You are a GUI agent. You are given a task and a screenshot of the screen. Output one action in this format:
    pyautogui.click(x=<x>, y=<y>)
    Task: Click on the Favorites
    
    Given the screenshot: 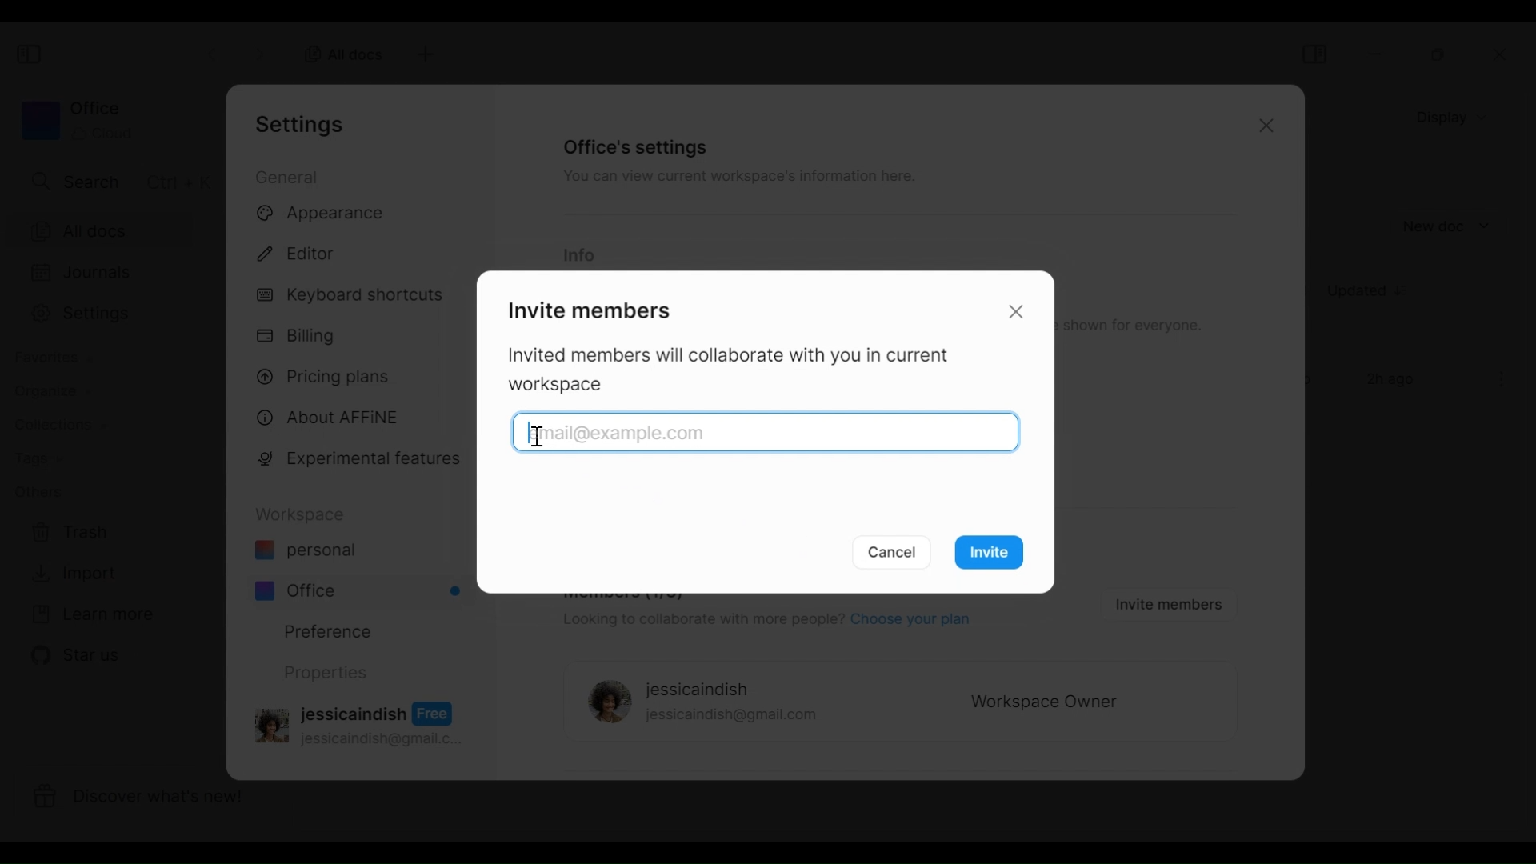 What is the action you would take?
    pyautogui.click(x=52, y=358)
    